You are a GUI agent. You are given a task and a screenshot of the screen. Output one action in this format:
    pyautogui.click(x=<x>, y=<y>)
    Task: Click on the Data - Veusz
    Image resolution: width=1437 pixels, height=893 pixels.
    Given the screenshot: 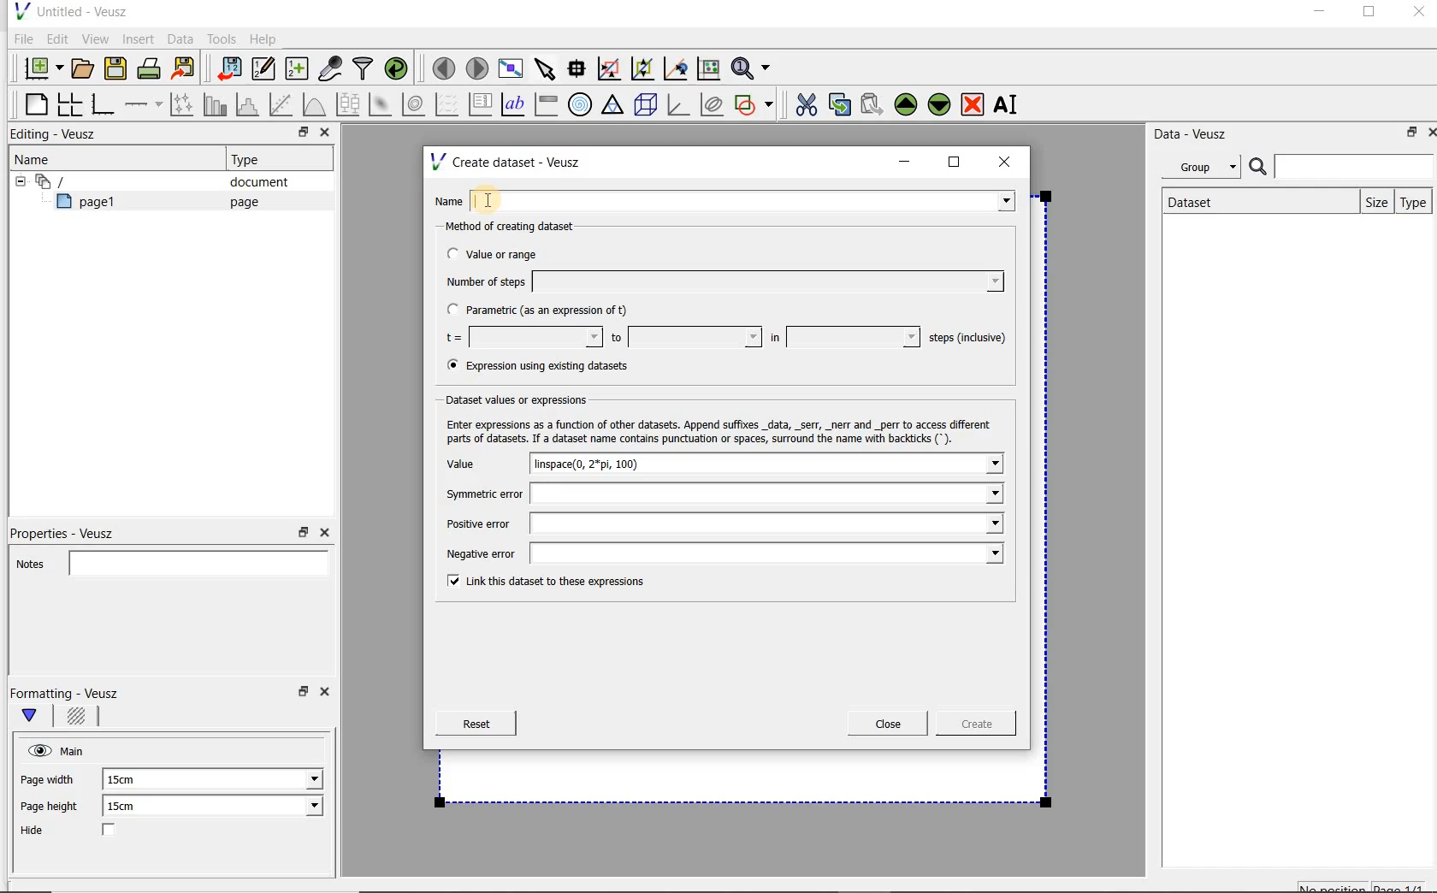 What is the action you would take?
    pyautogui.click(x=1197, y=133)
    